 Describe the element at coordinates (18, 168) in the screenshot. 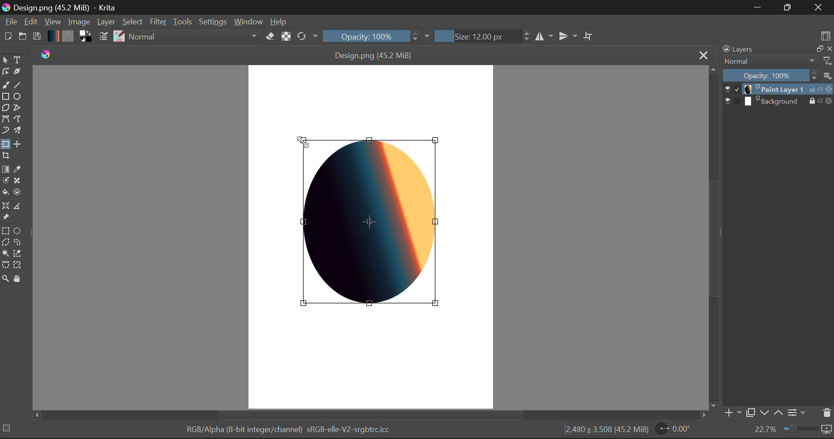

I see `Eyedropper` at that location.